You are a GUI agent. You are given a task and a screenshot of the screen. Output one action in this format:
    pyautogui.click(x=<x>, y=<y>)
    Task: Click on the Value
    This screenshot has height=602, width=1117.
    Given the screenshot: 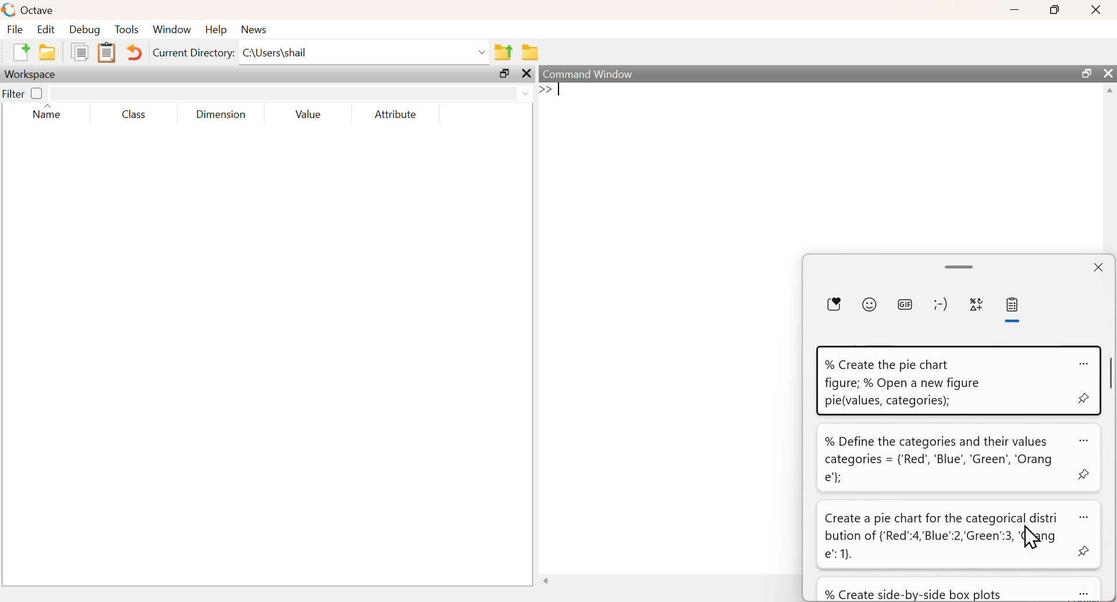 What is the action you would take?
    pyautogui.click(x=309, y=114)
    